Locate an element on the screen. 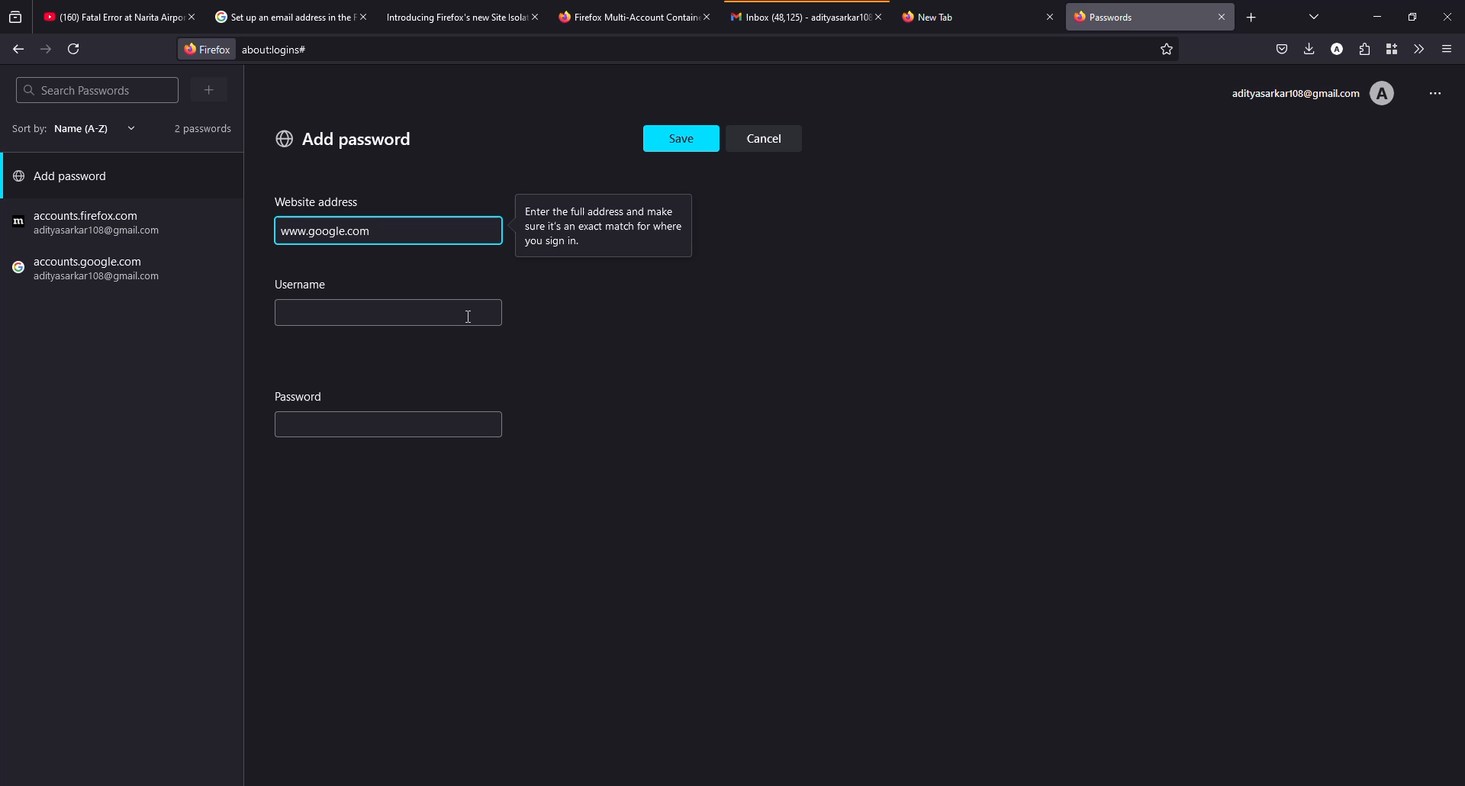 The width and height of the screenshot is (1465, 786). tab is located at coordinates (455, 16).